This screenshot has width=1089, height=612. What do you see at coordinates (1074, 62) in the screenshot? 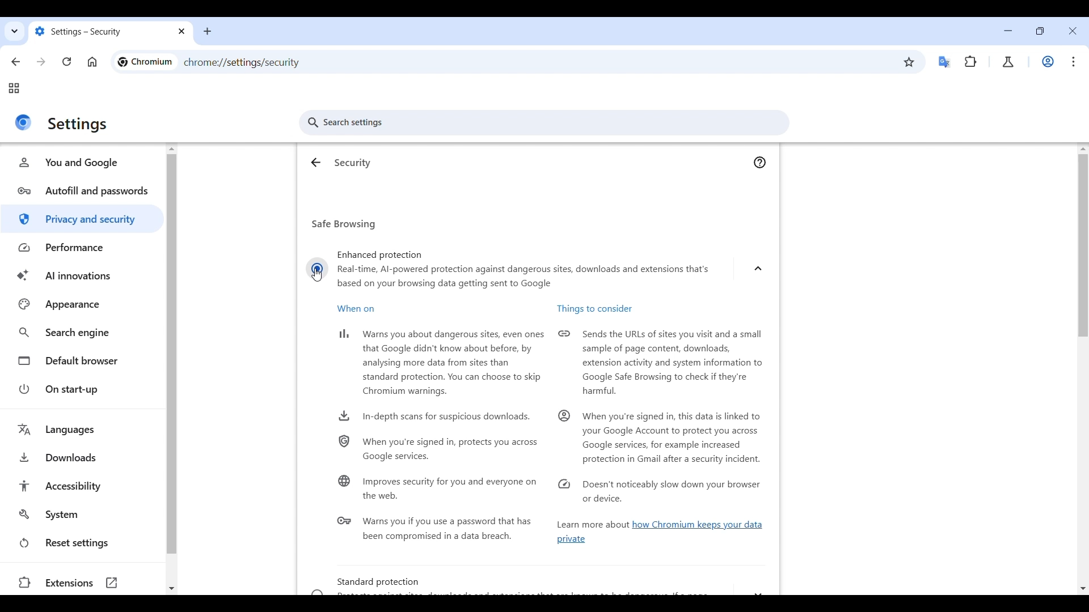
I see `Customize and control Chromium highlighted` at bounding box center [1074, 62].